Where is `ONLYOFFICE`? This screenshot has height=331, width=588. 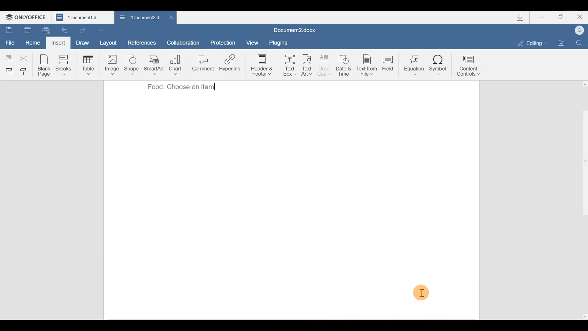
ONLYOFFICE is located at coordinates (28, 16).